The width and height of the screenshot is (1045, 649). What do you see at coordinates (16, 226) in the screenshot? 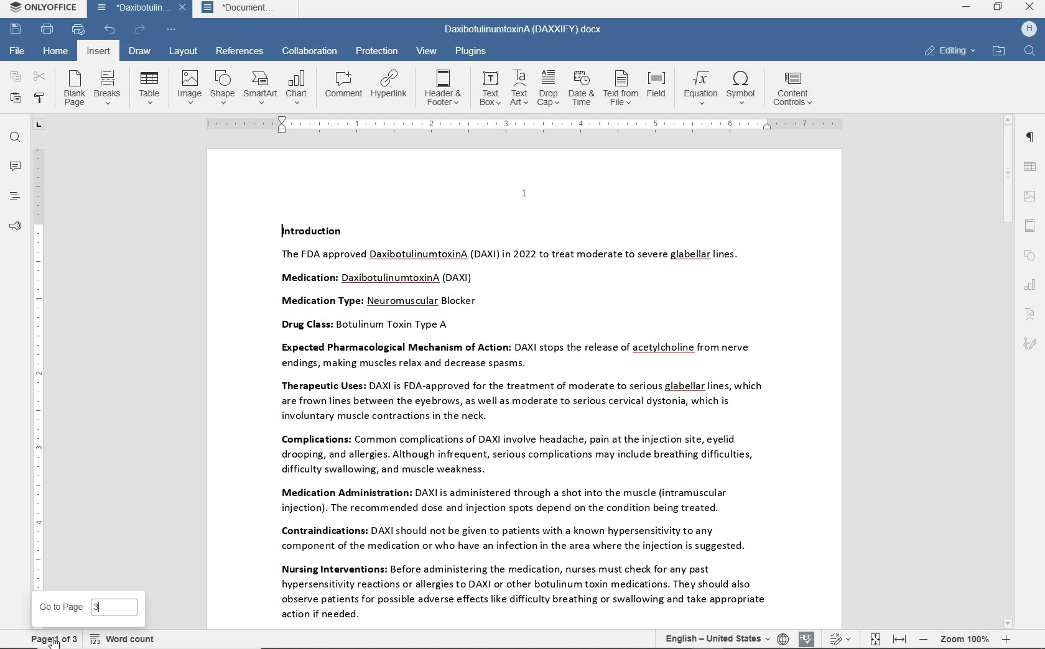
I see `support & feedback` at bounding box center [16, 226].